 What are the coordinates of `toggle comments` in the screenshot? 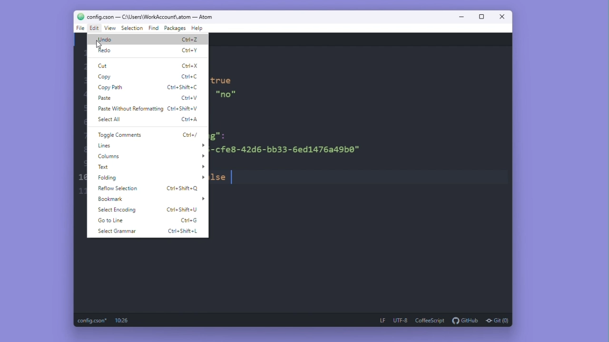 It's located at (118, 135).